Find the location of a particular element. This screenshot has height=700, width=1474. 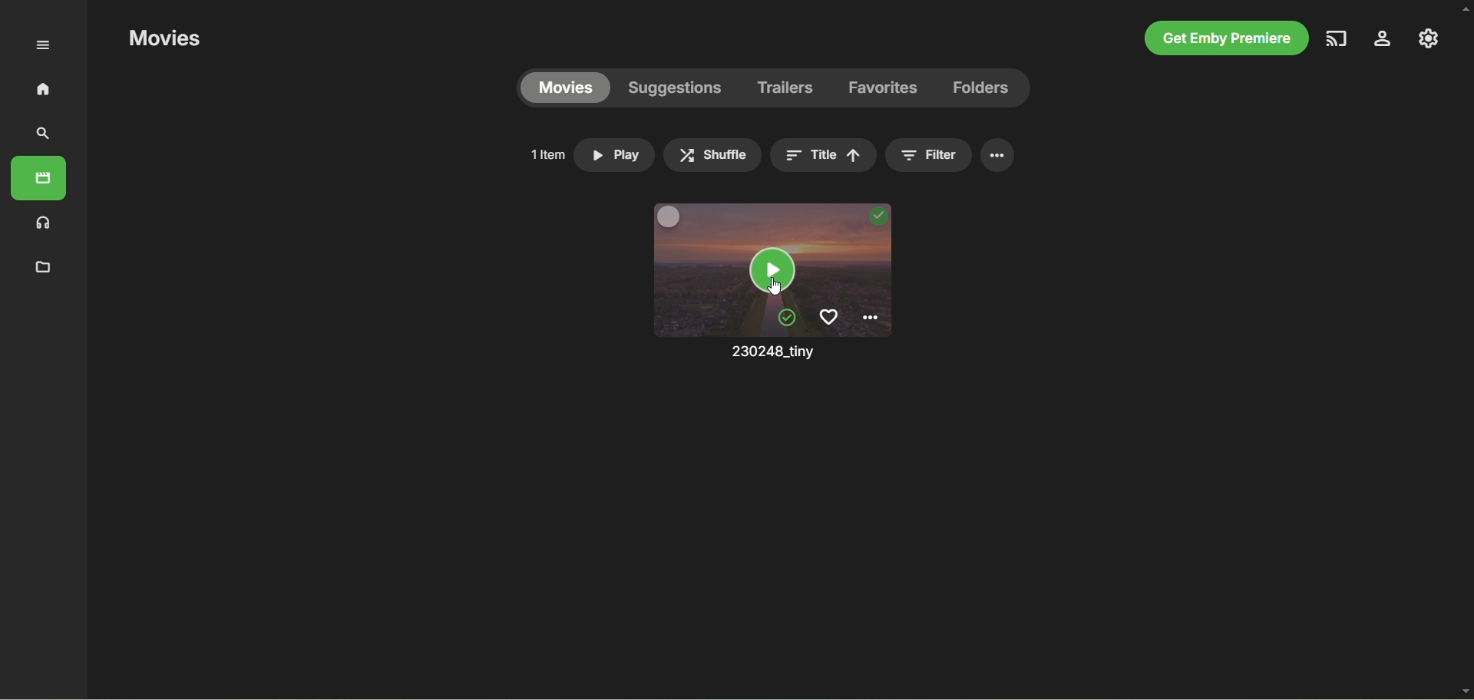

home is located at coordinates (39, 91).